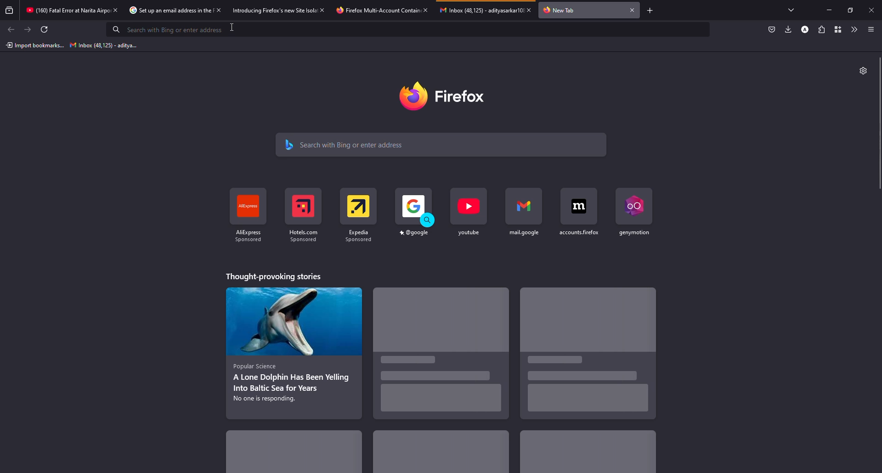 Image resolution: width=882 pixels, height=473 pixels. Describe the element at coordinates (805, 30) in the screenshot. I see `profile` at that location.